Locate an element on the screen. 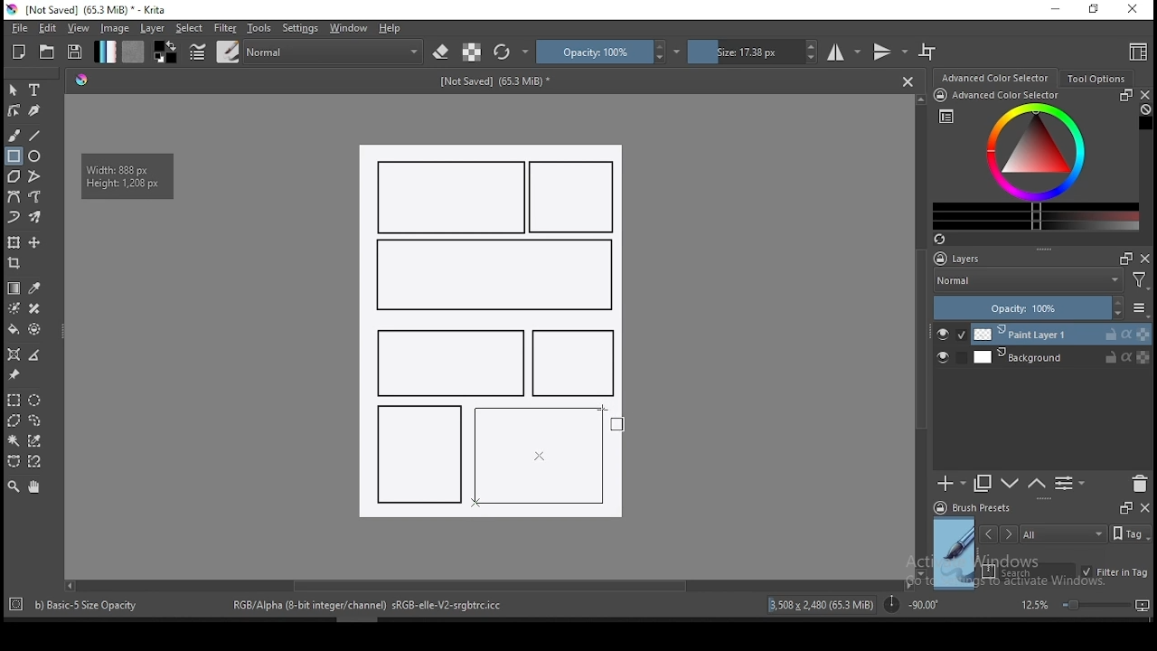  Refresh is located at coordinates (946, 241).